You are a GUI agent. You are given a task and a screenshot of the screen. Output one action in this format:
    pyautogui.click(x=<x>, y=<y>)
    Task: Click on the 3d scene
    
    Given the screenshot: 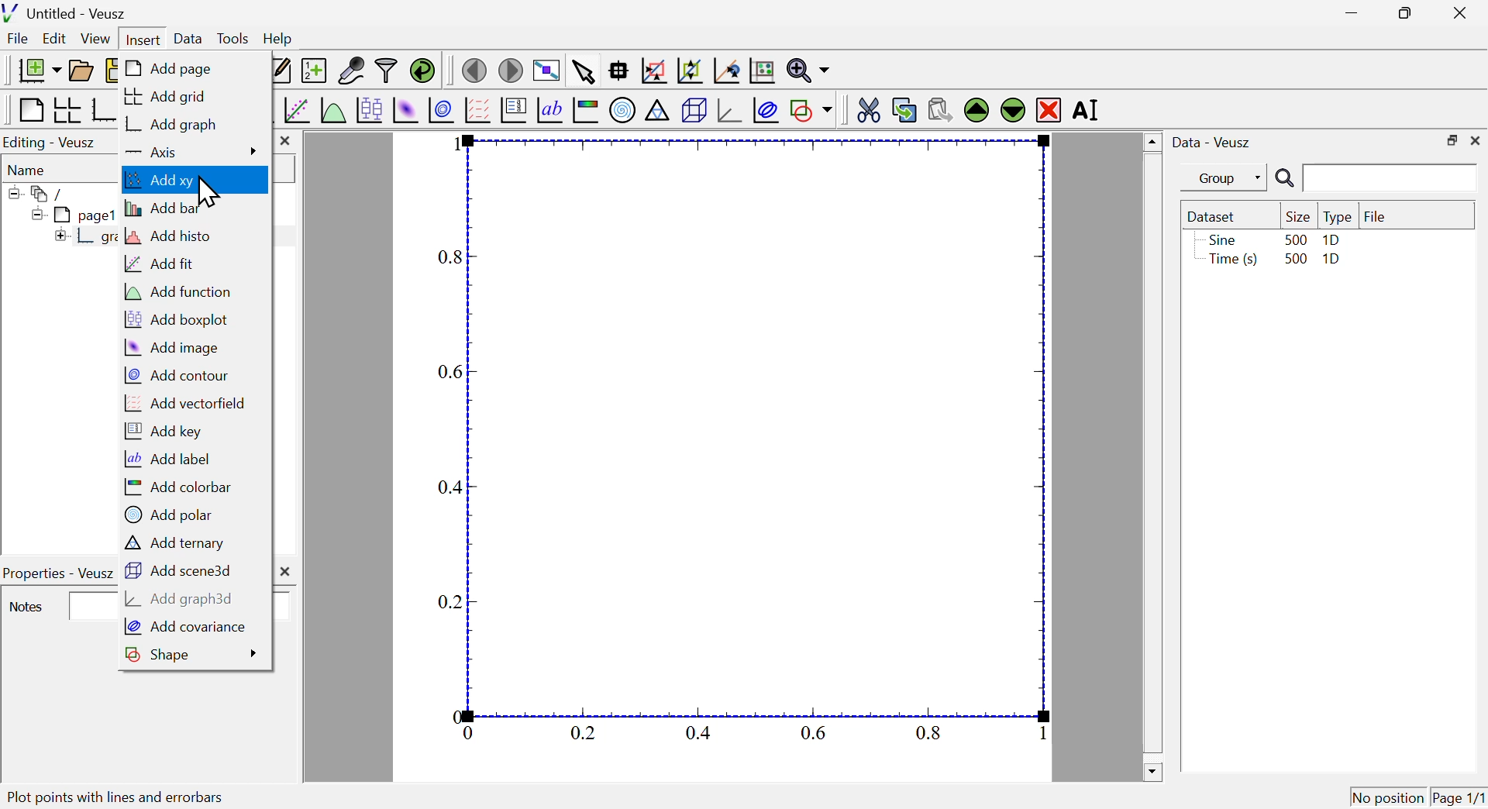 What is the action you would take?
    pyautogui.click(x=694, y=112)
    